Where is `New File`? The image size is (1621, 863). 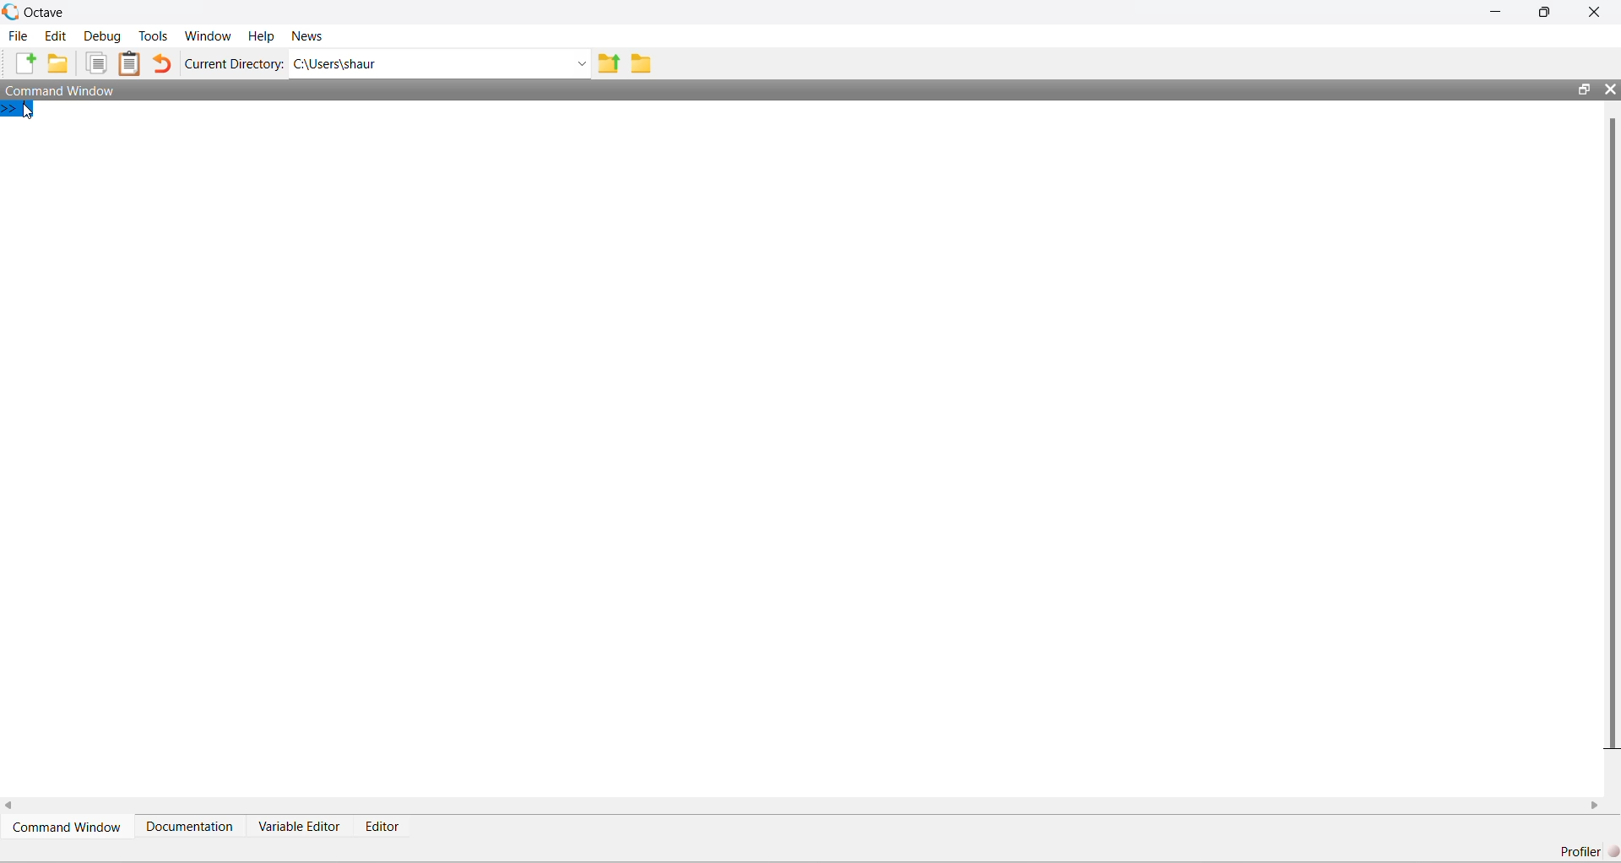
New File is located at coordinates (24, 63).